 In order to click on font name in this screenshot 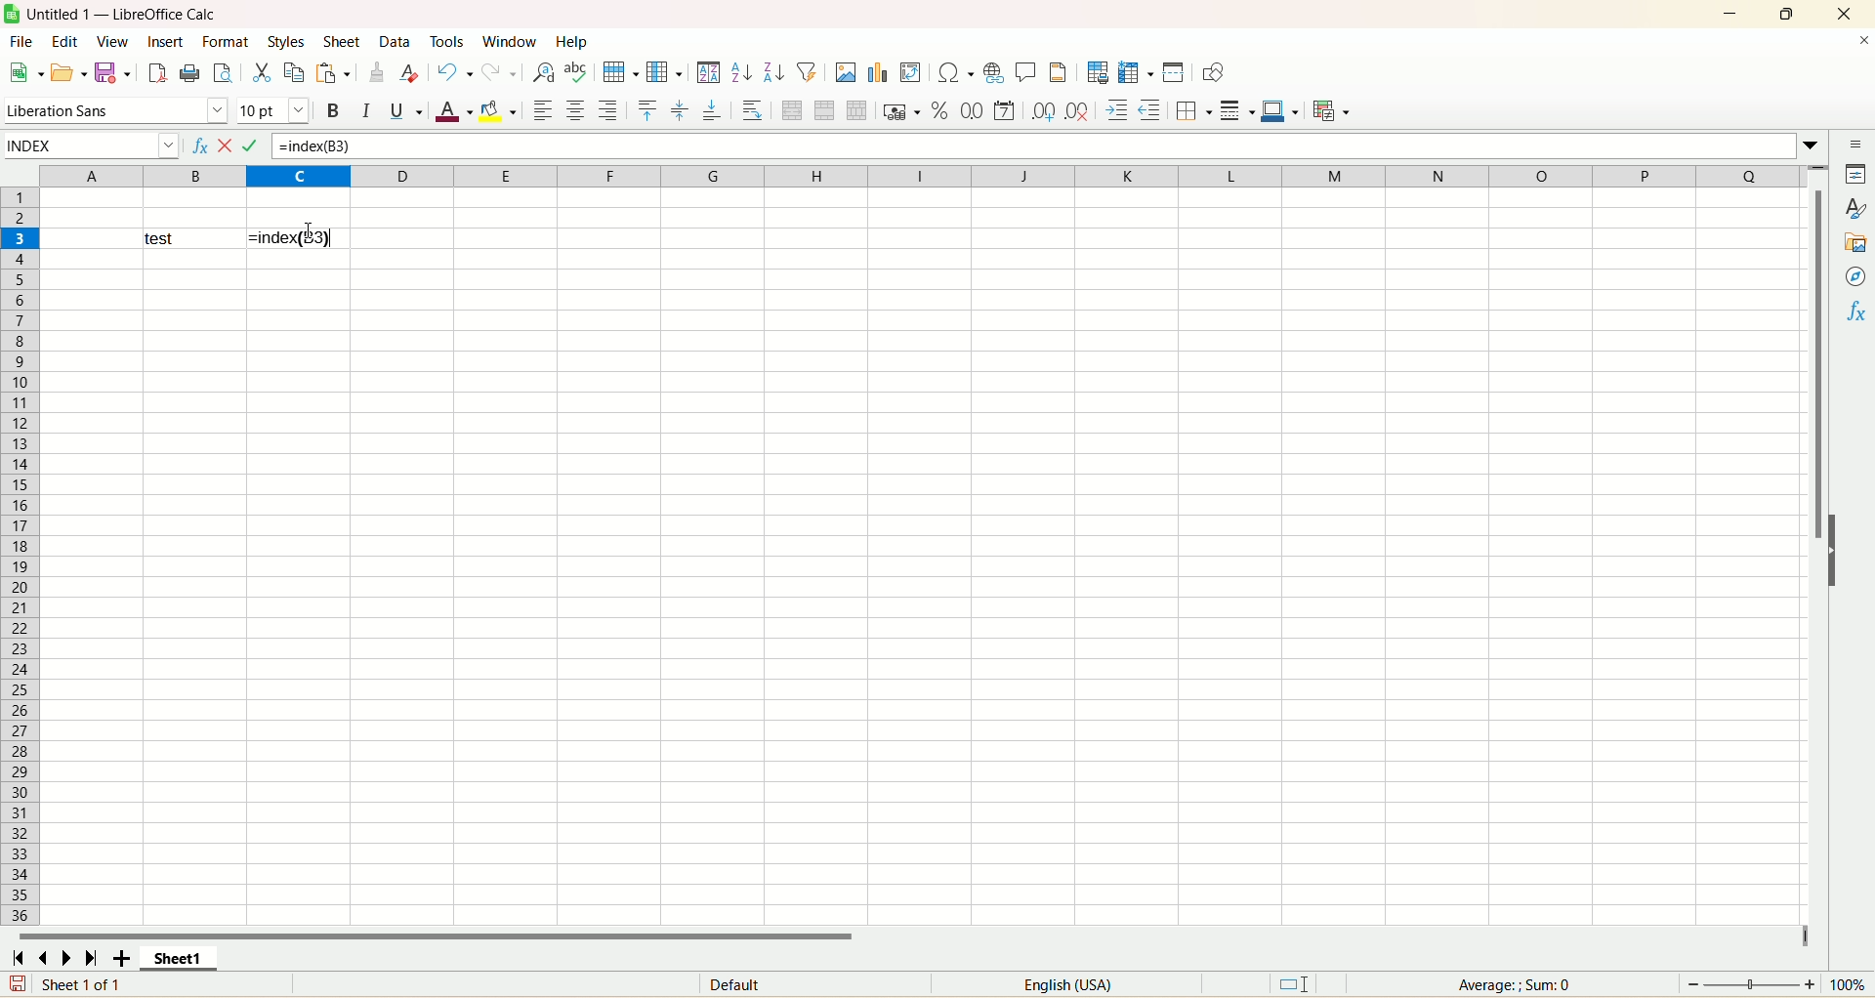, I will do `click(117, 111)`.